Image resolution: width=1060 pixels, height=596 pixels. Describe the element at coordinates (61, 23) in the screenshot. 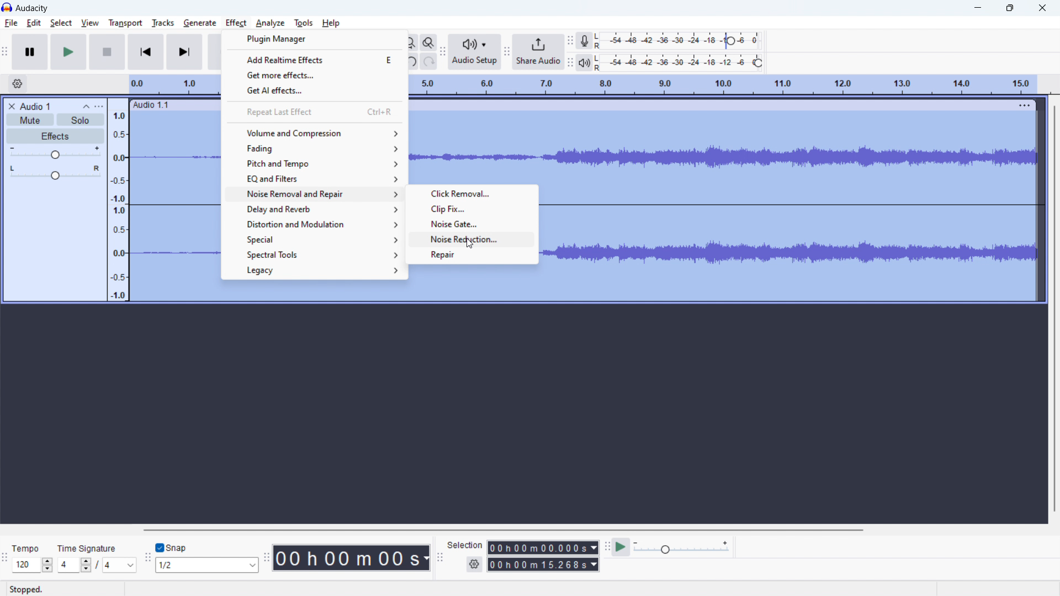

I see `select` at that location.